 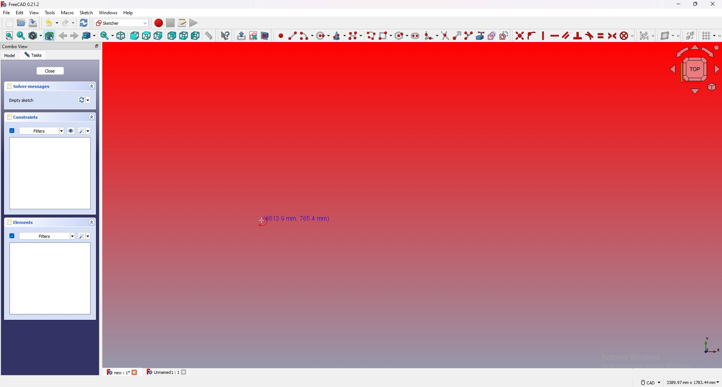 I want to click on create fillet, so click(x=431, y=36).